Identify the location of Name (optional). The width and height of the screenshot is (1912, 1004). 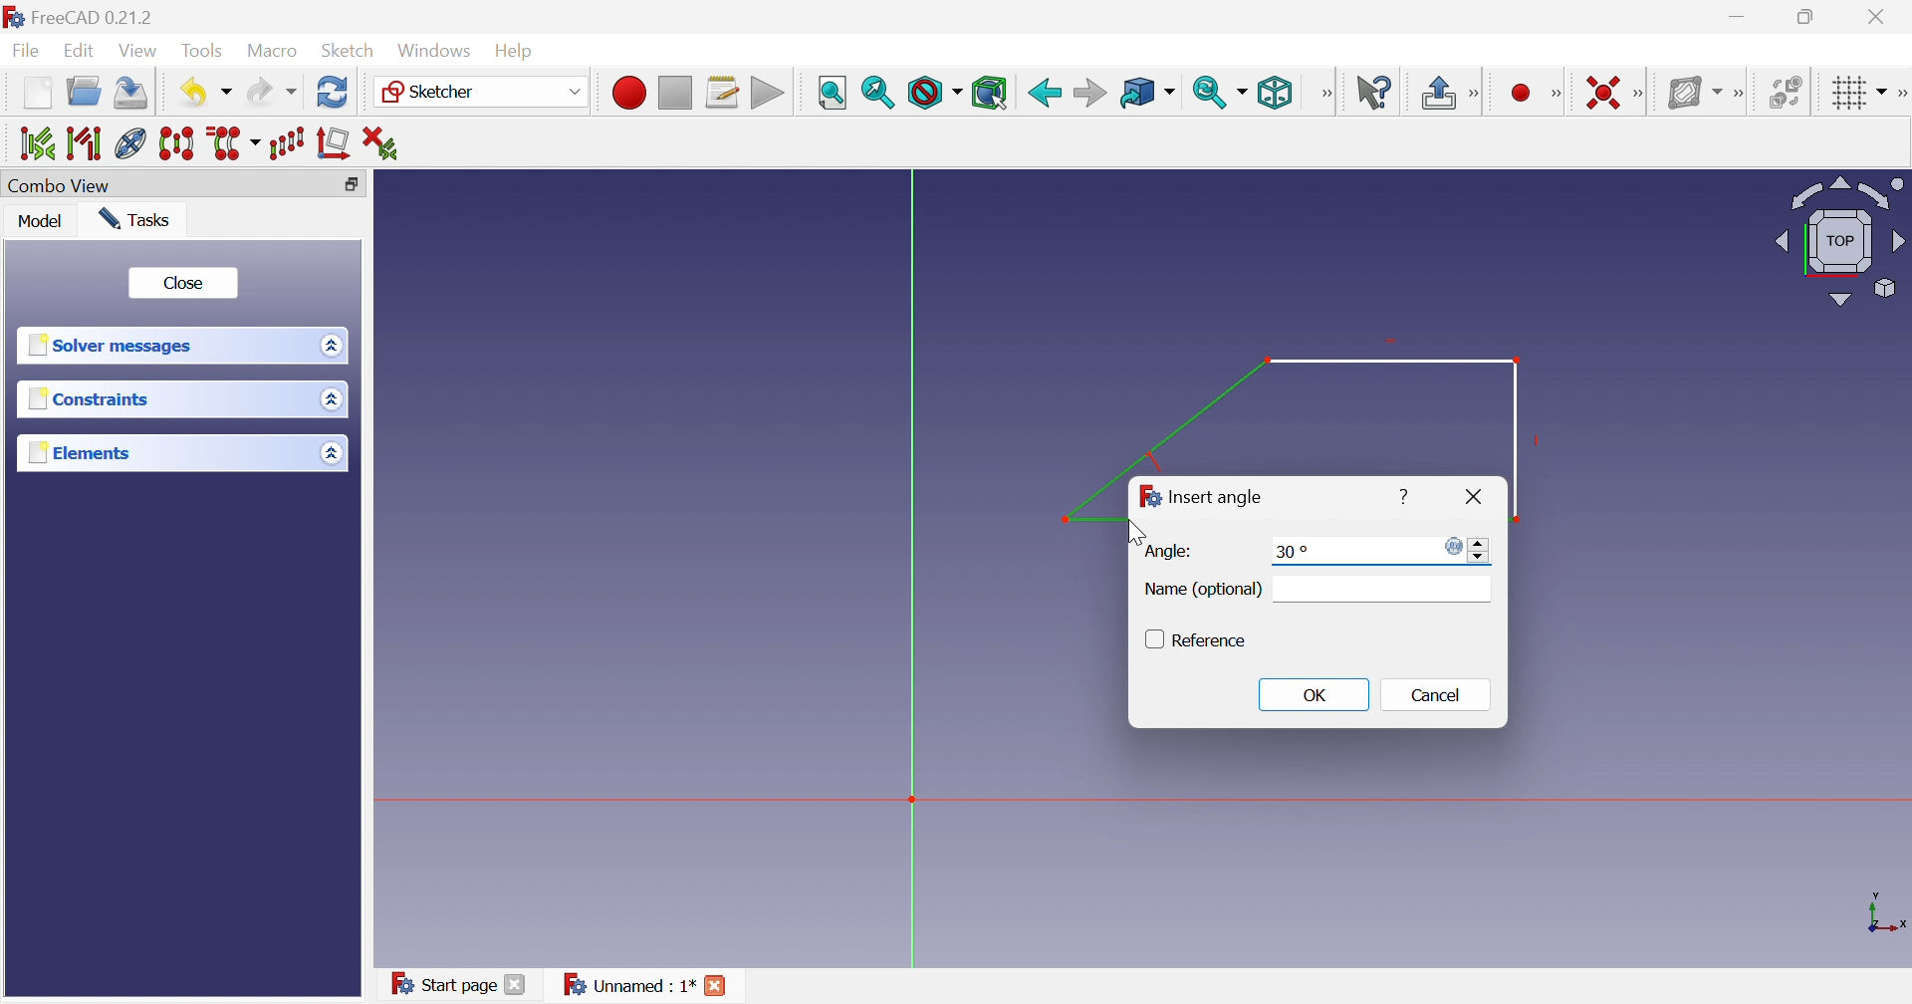
(1203, 592).